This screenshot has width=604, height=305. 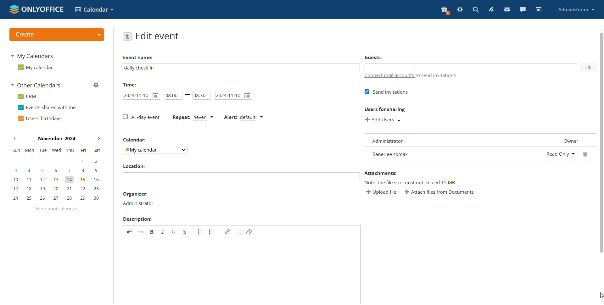 What do you see at coordinates (36, 85) in the screenshot?
I see `other calendars` at bounding box center [36, 85].